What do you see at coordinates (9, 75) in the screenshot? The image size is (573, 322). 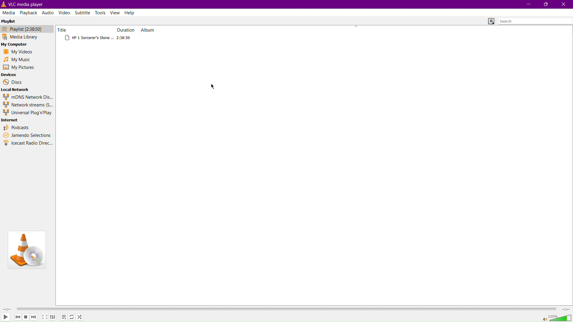 I see `Devices` at bounding box center [9, 75].